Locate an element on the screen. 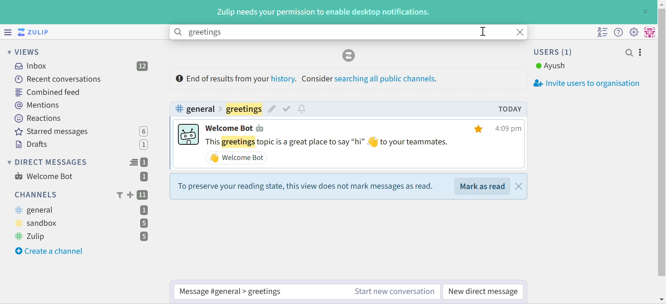 The height and width of the screenshot is (304, 666). Channels is located at coordinates (35, 195).